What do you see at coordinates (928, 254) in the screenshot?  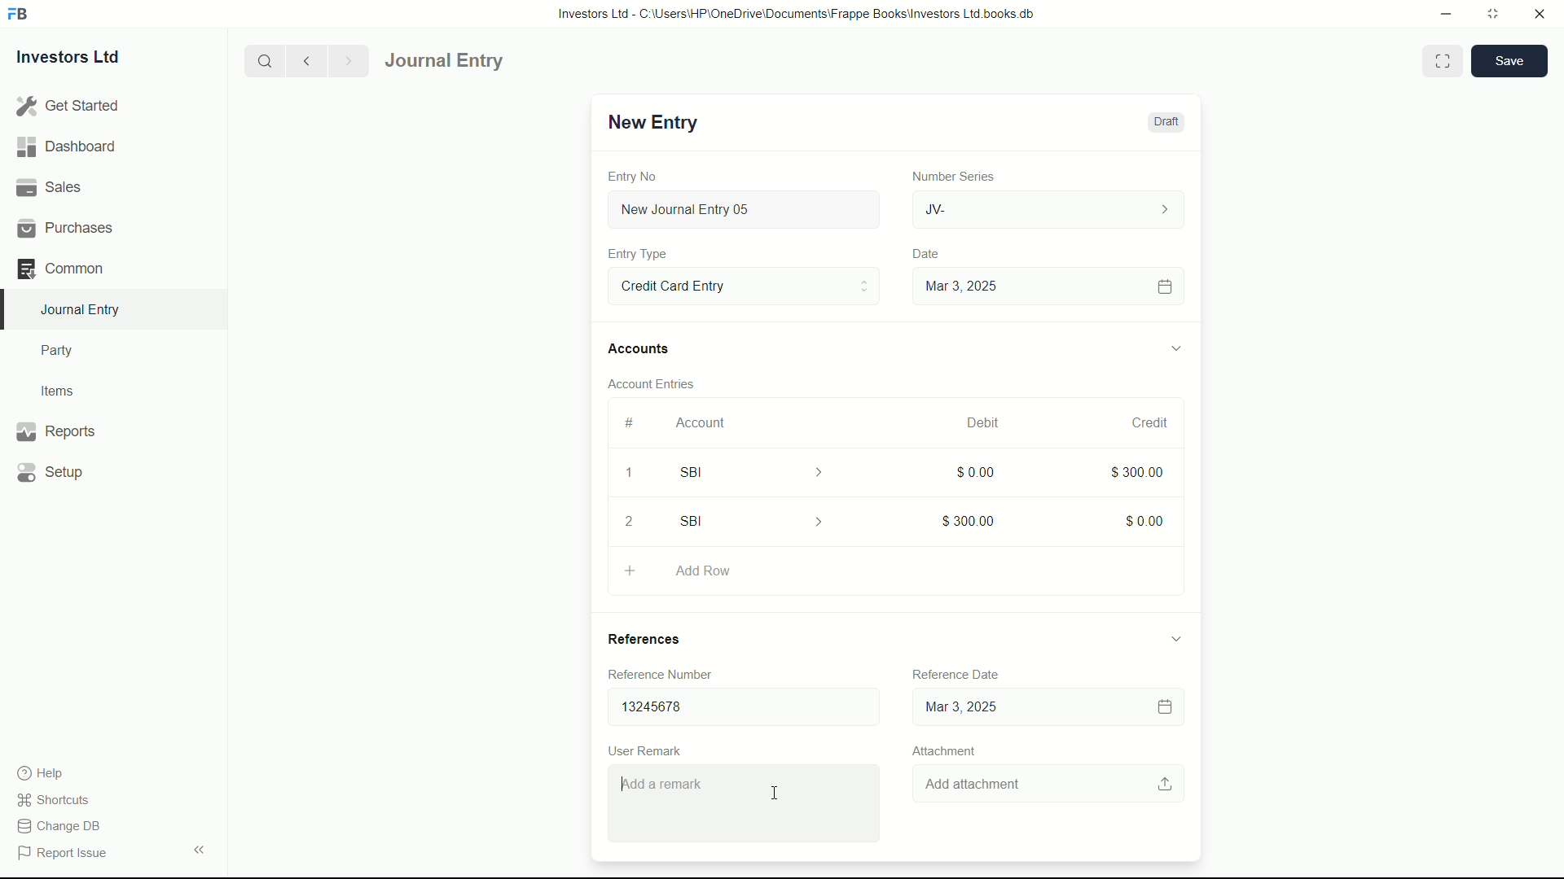 I see `Date` at bounding box center [928, 254].